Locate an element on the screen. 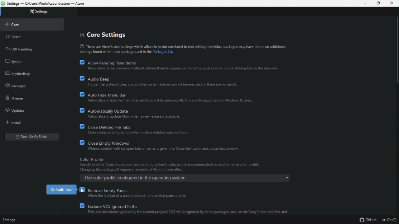 Image resolution: width=399 pixels, height=224 pixels. checkbox is located at coordinates (82, 206).